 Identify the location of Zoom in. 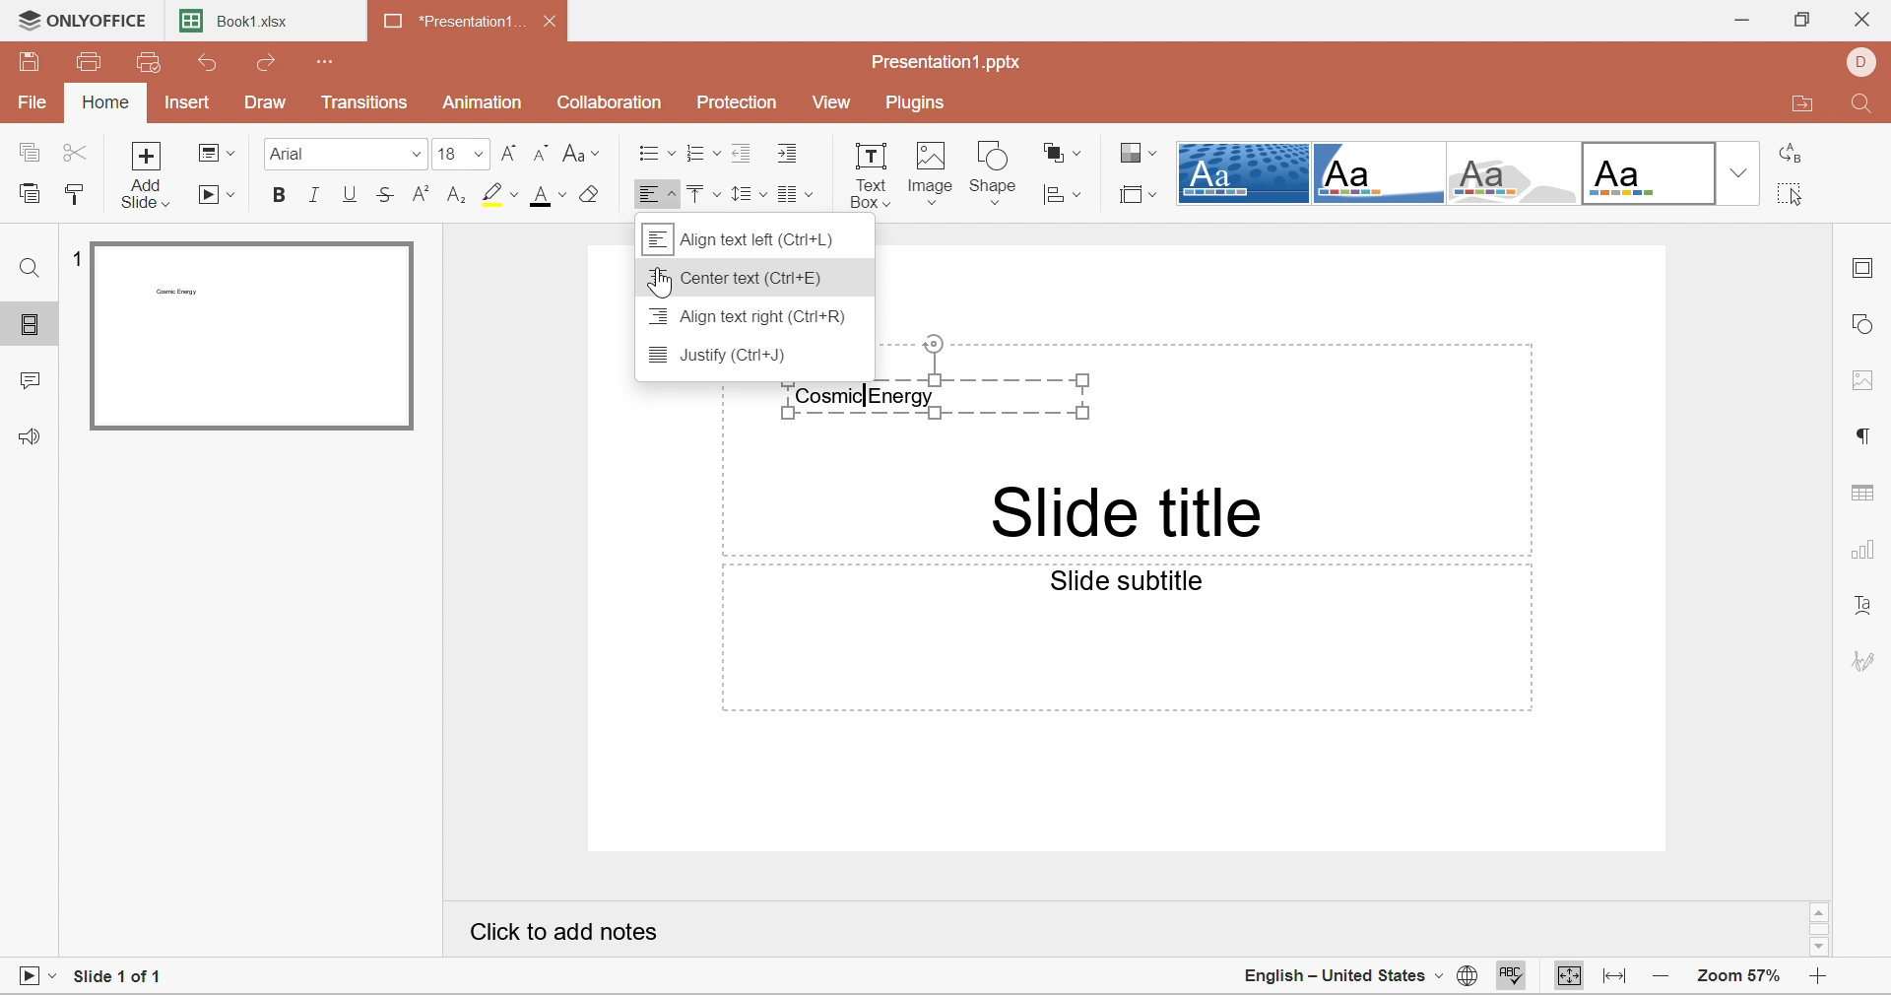
(1819, 975).